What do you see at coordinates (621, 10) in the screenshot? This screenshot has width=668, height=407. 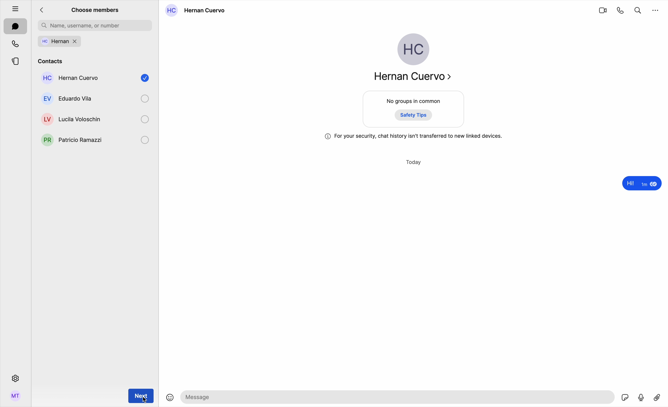 I see `call` at bounding box center [621, 10].